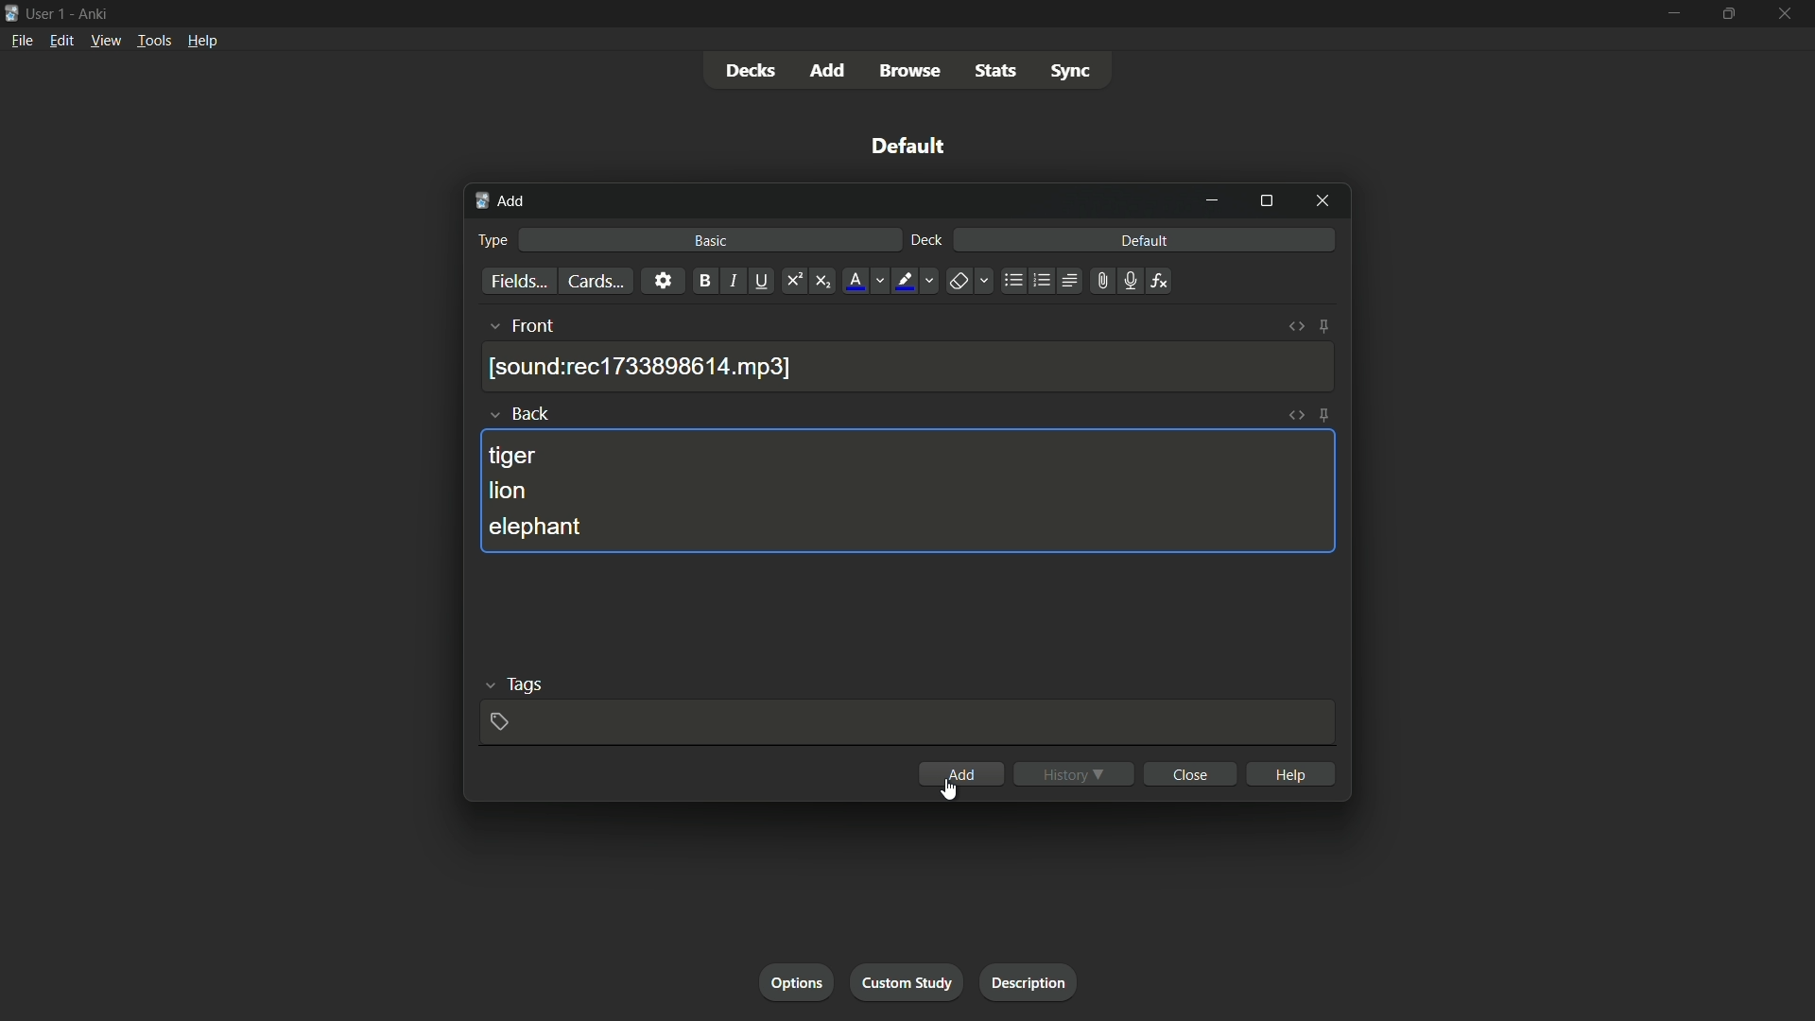 The height and width of the screenshot is (1021, 1815). Describe the element at coordinates (829, 70) in the screenshot. I see `add` at that location.